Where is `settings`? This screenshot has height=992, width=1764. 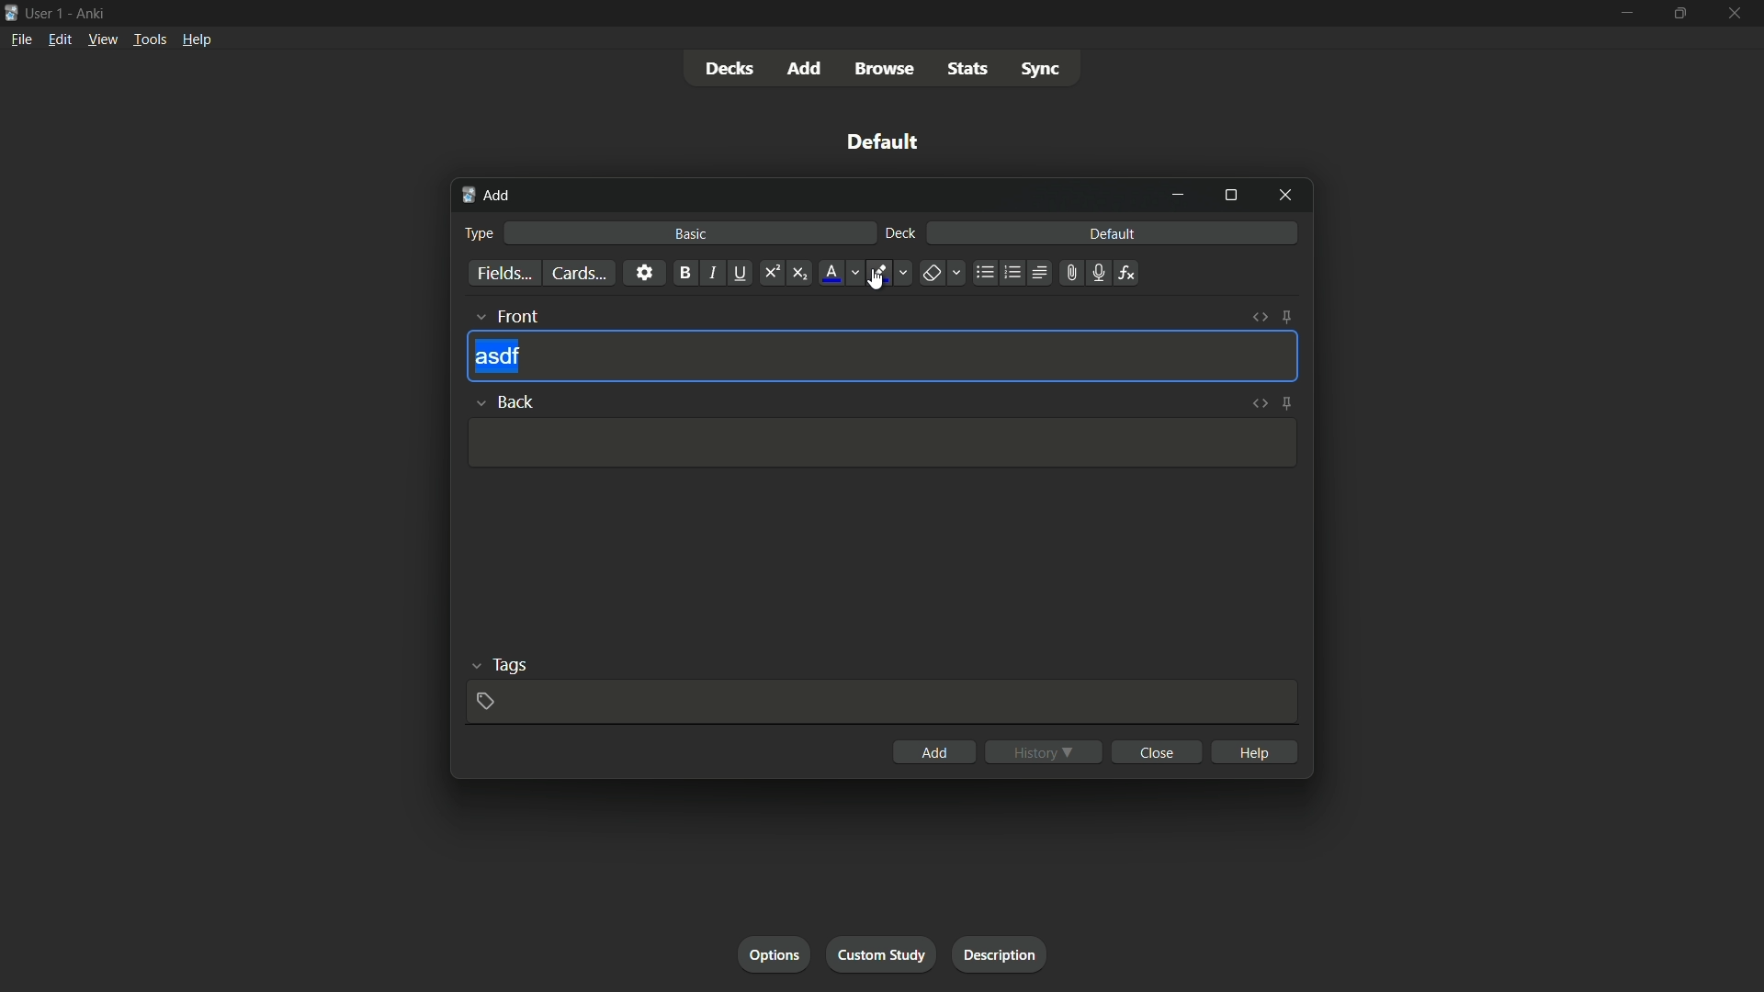 settings is located at coordinates (645, 273).